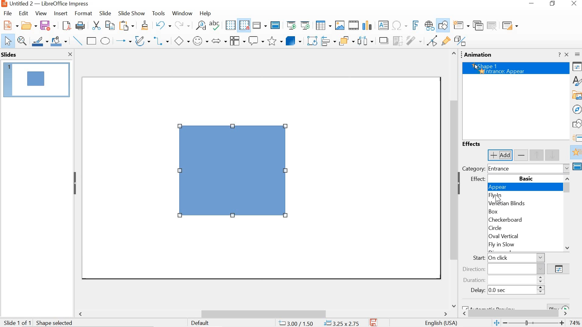  I want to click on 3D objects, so click(293, 40).